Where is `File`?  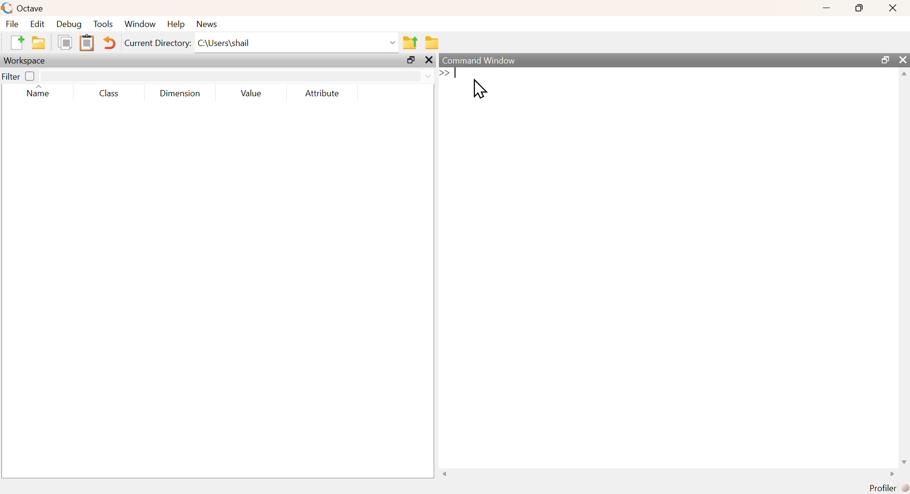 File is located at coordinates (11, 24).